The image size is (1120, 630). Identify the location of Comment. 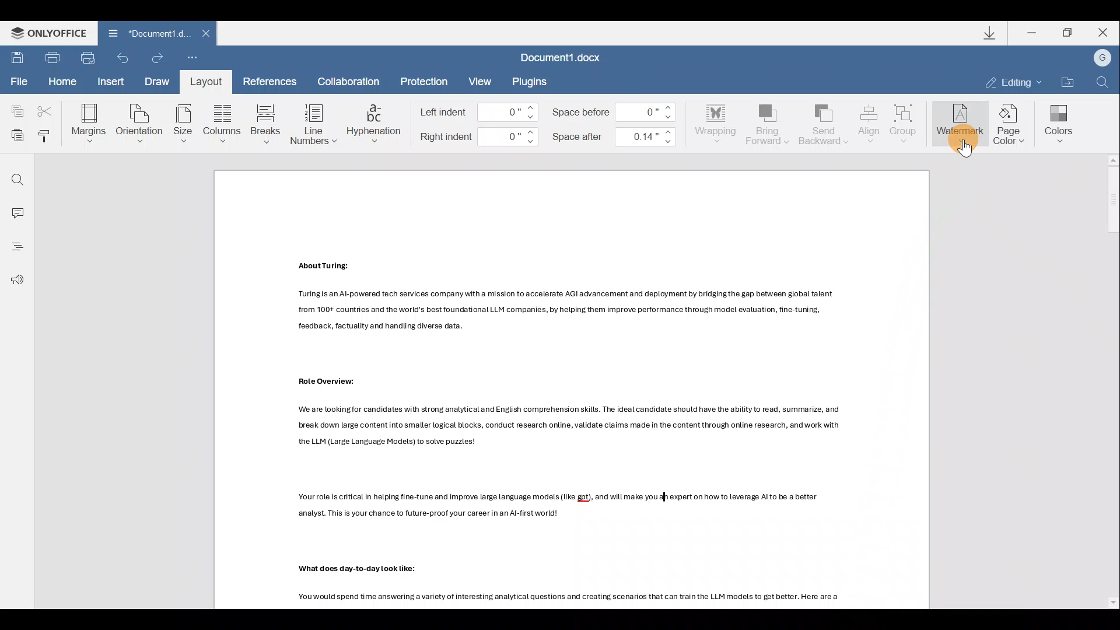
(16, 211).